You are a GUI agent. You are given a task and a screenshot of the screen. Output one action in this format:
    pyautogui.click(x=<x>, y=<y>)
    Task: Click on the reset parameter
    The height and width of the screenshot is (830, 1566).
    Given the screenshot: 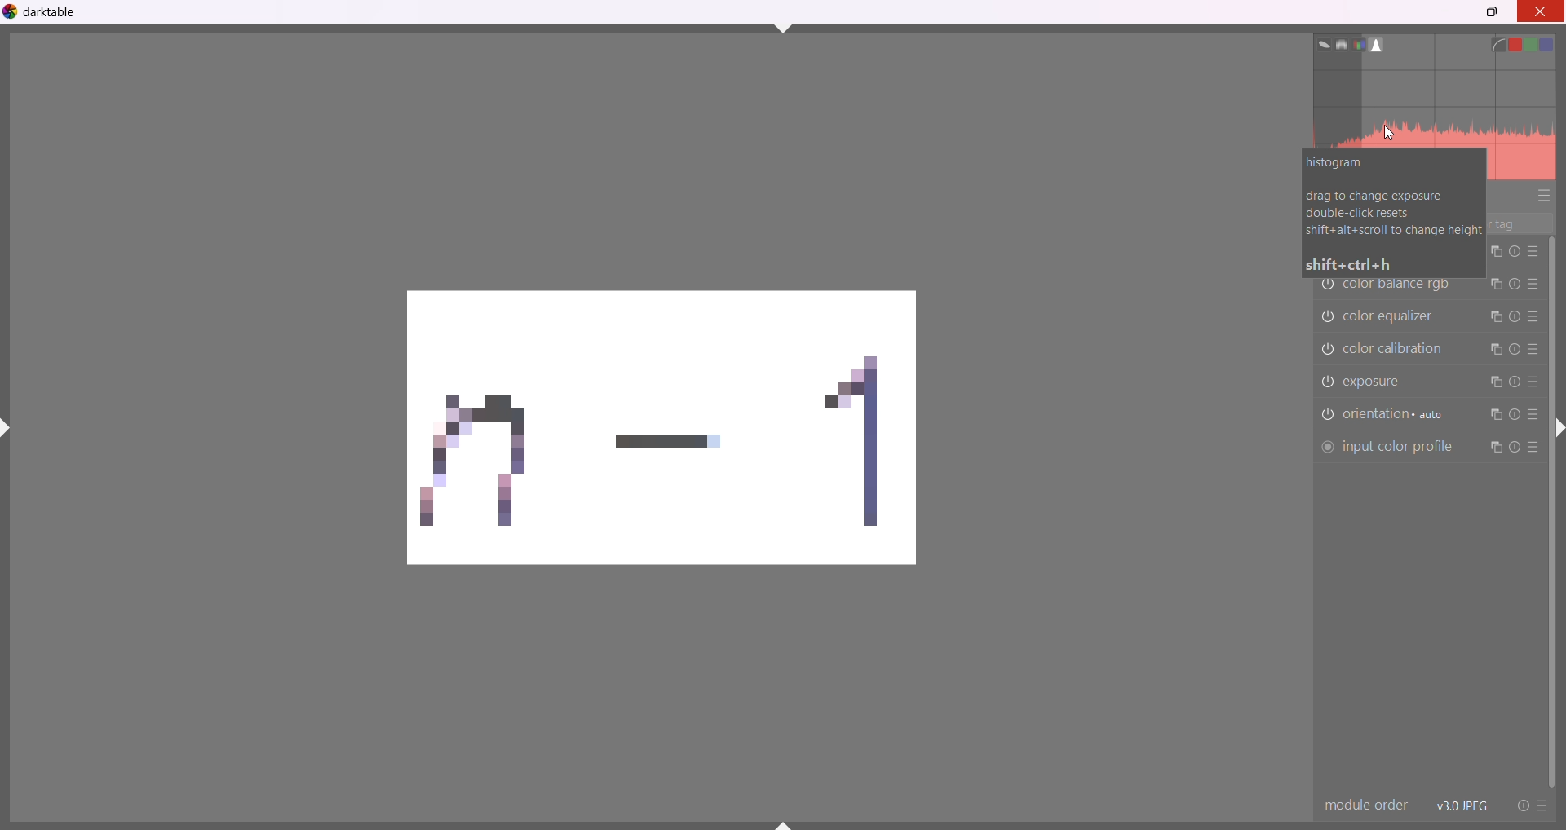 What is the action you would take?
    pyautogui.click(x=1514, y=448)
    